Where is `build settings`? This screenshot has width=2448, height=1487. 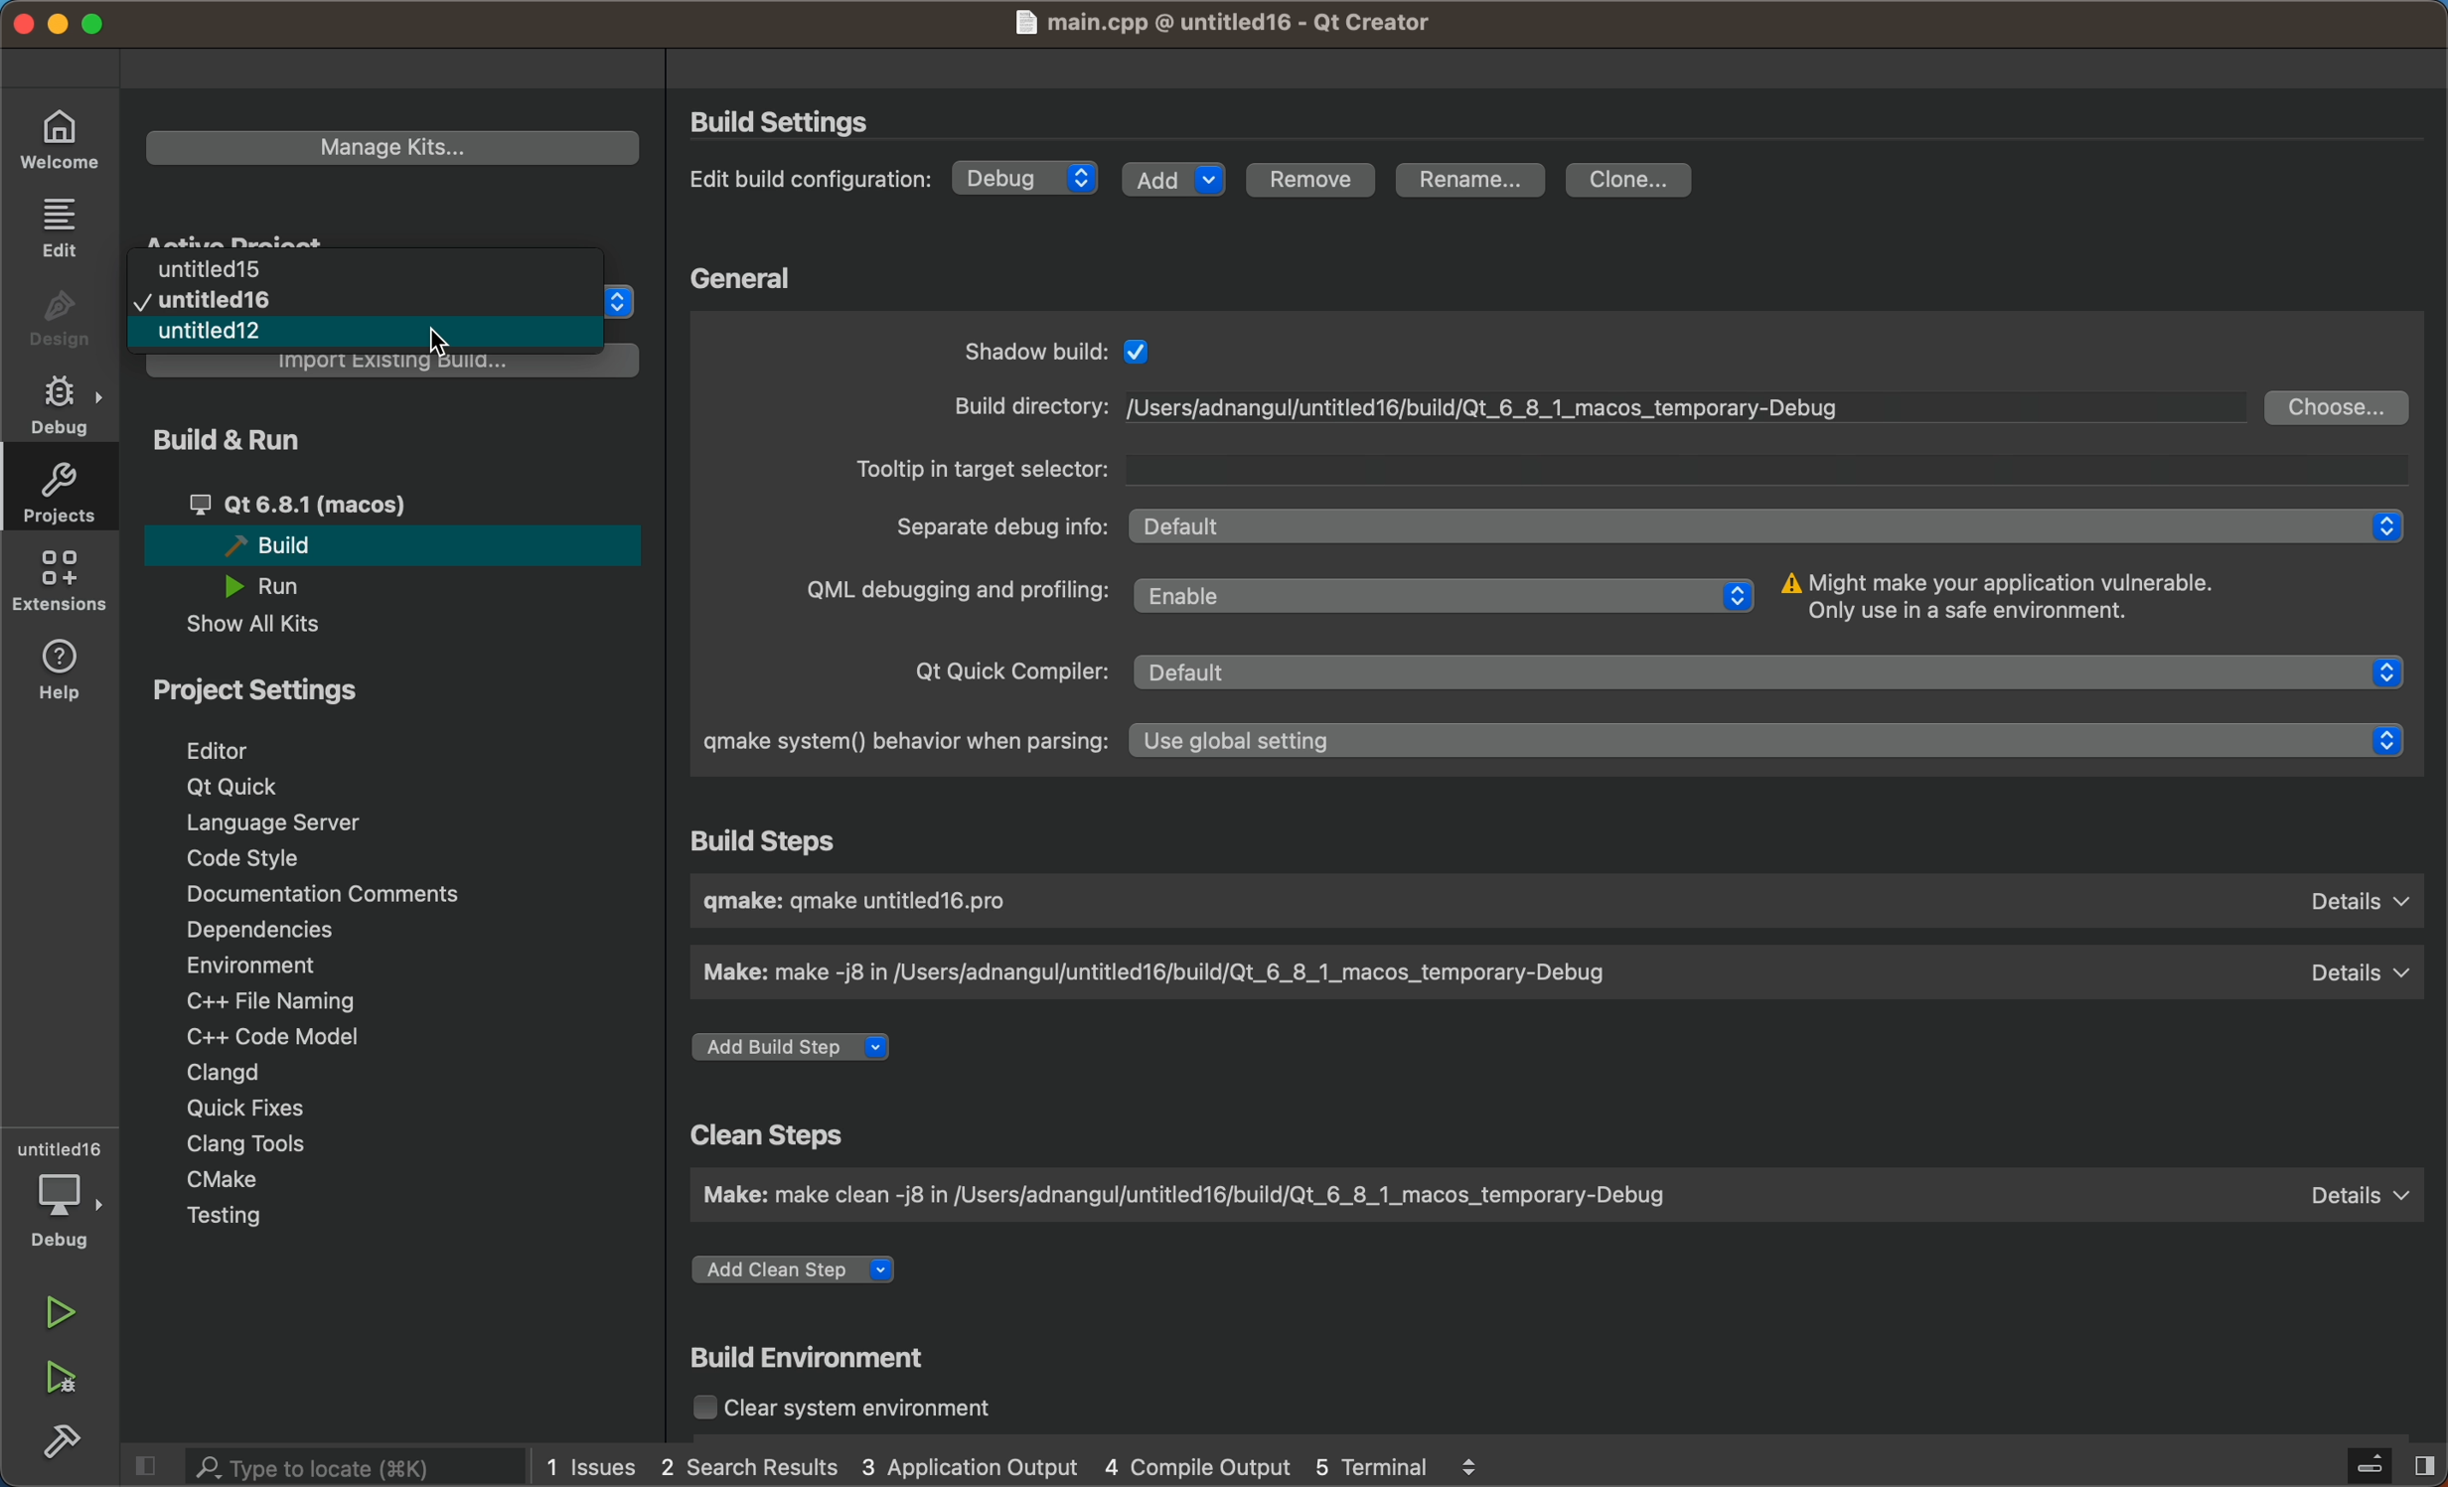 build settings is located at coordinates (794, 118).